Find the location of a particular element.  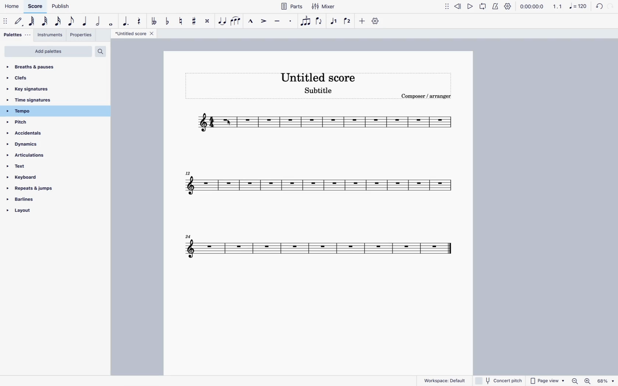

voice 1 is located at coordinates (335, 21).